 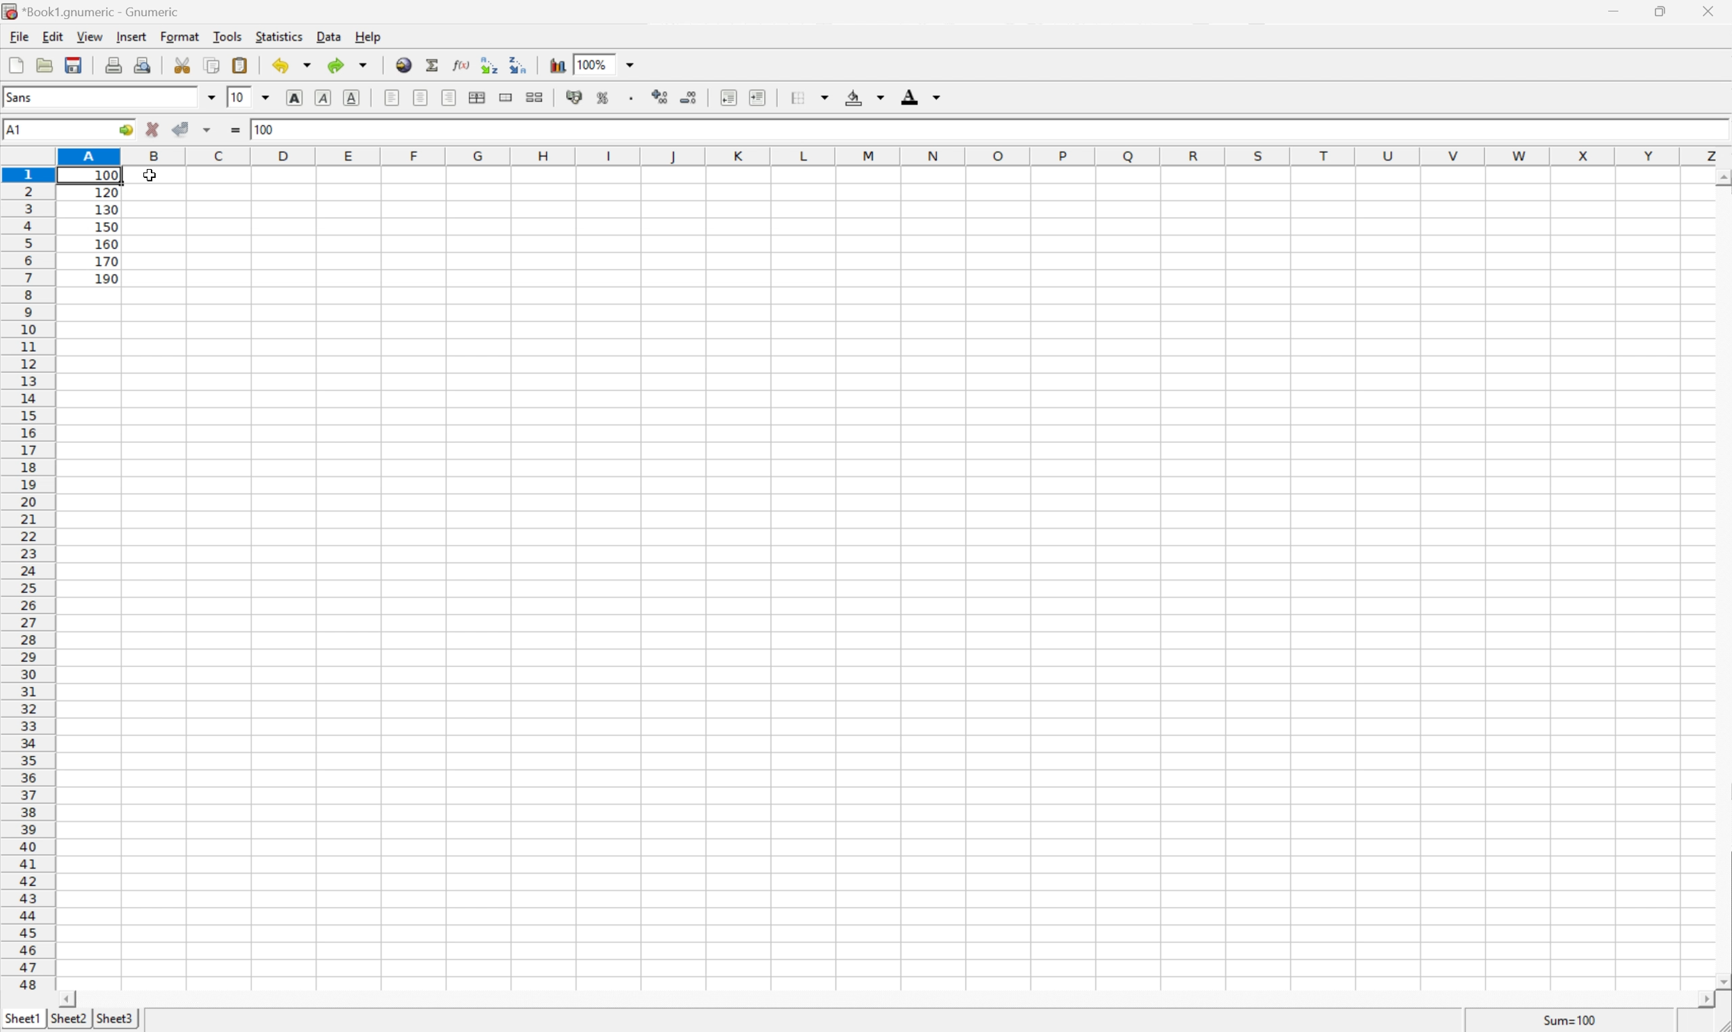 I want to click on 160, so click(x=107, y=242).